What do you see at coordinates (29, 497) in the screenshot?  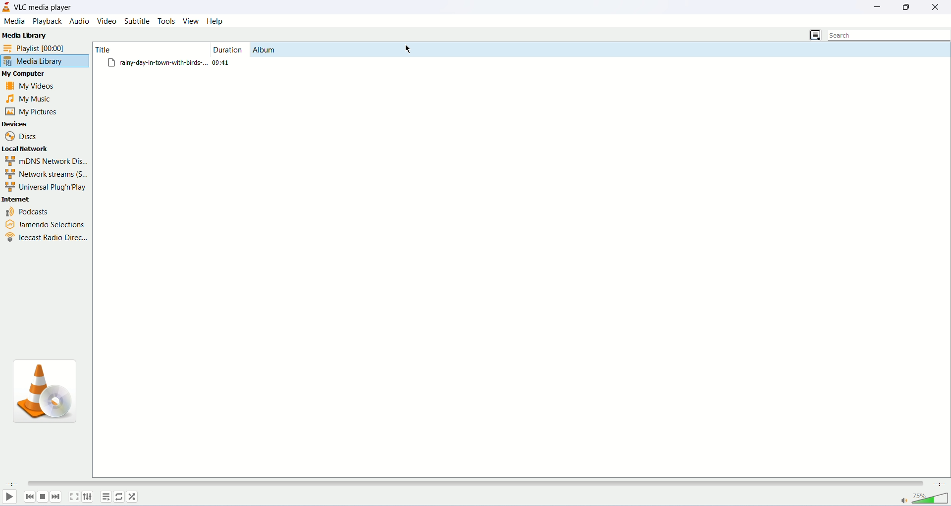 I see `previous` at bounding box center [29, 497].